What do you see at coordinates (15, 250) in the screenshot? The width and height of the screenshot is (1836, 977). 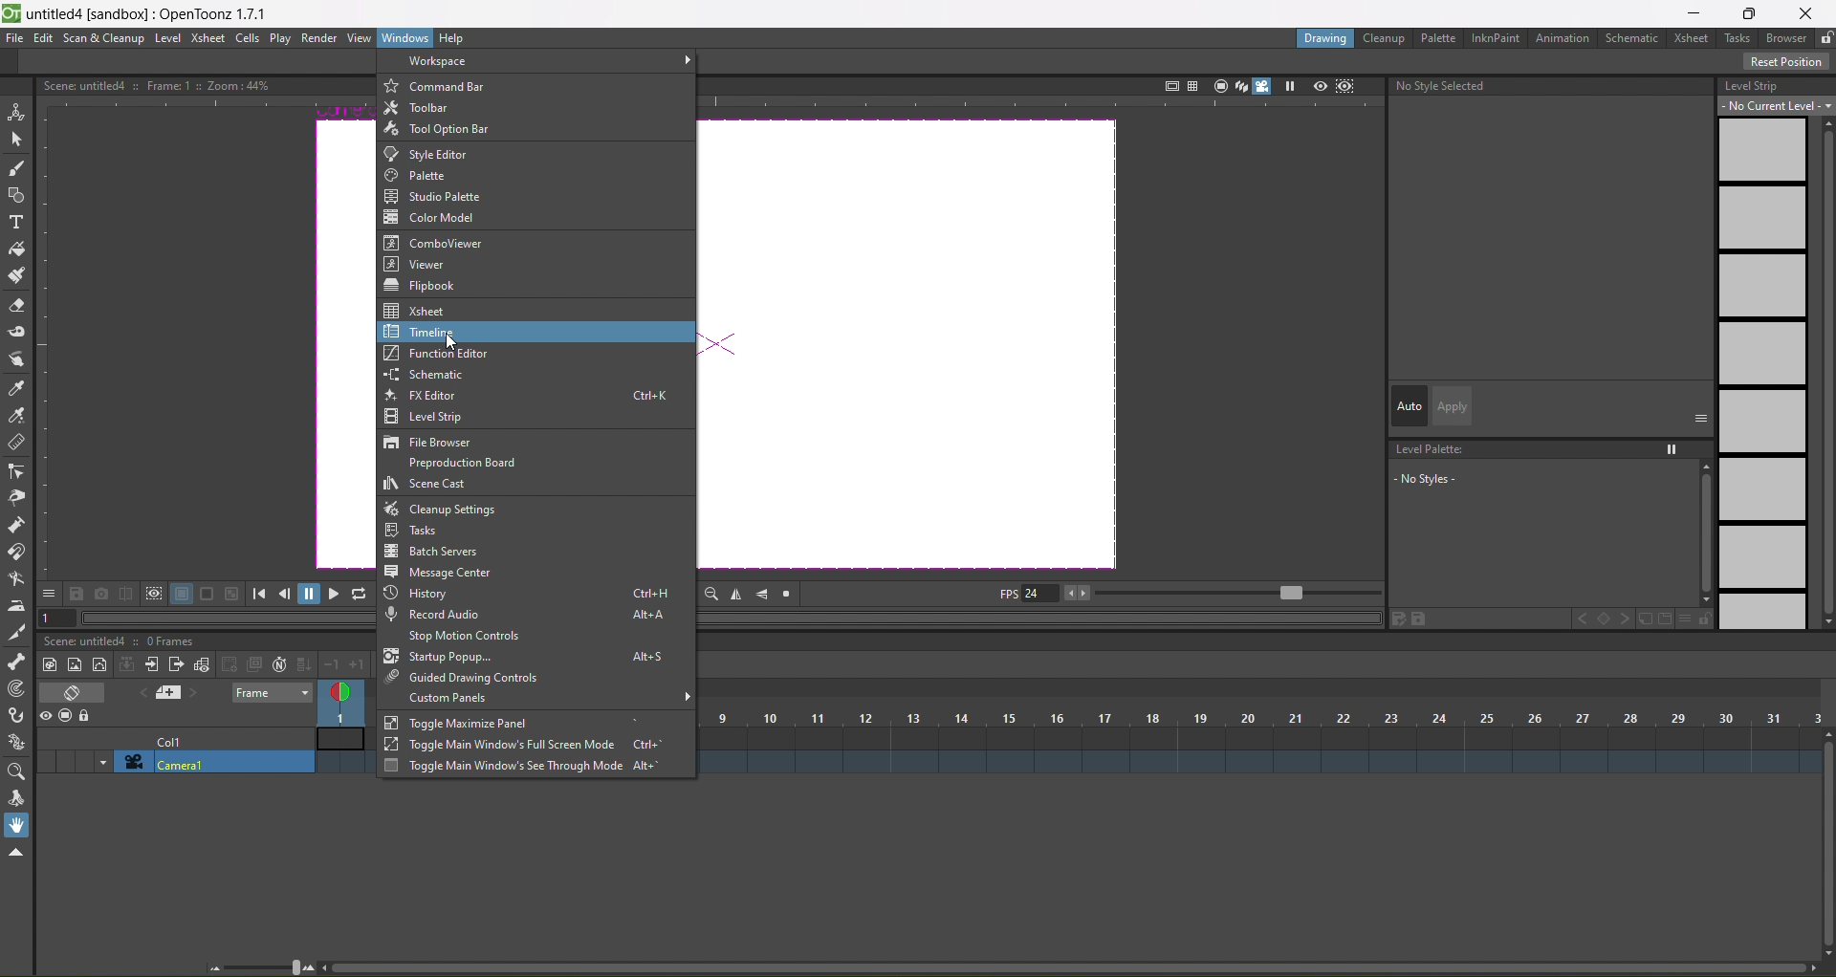 I see `fill tool` at bounding box center [15, 250].